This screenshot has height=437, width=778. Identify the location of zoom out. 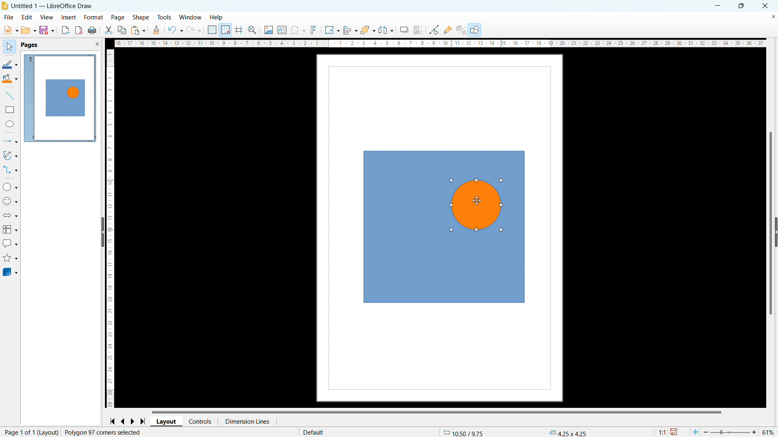
(706, 432).